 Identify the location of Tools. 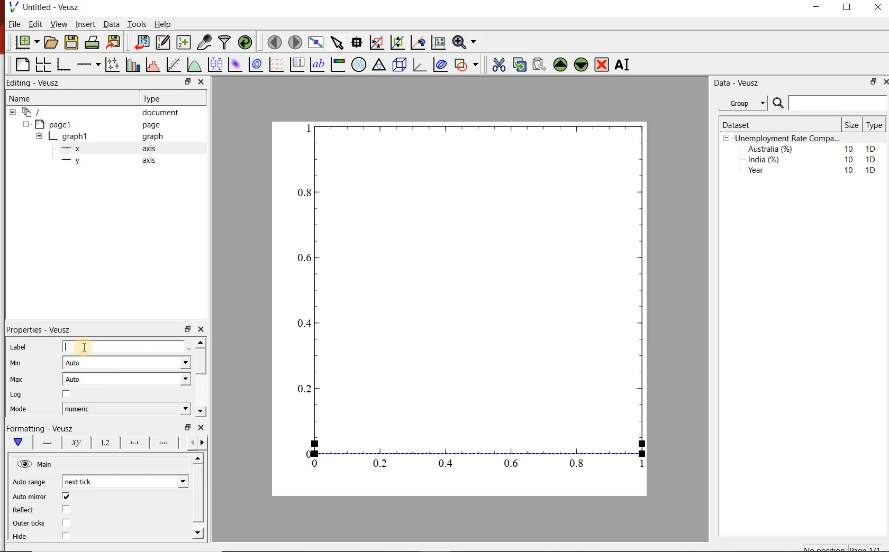
(138, 24).